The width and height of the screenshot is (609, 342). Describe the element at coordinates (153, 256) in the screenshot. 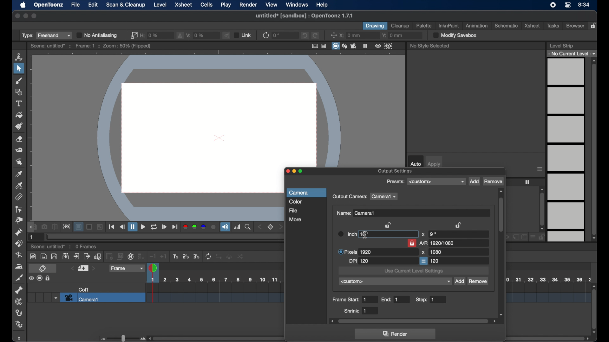

I see `` at that location.